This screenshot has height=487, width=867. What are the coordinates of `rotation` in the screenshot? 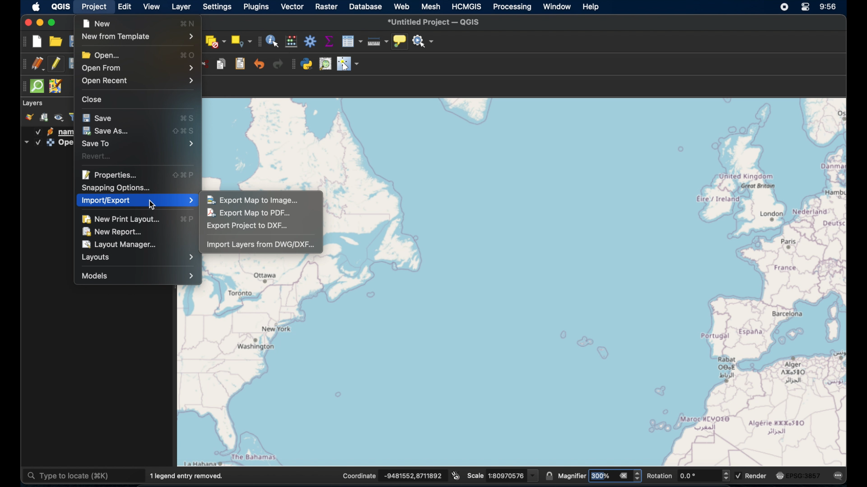 It's located at (687, 476).